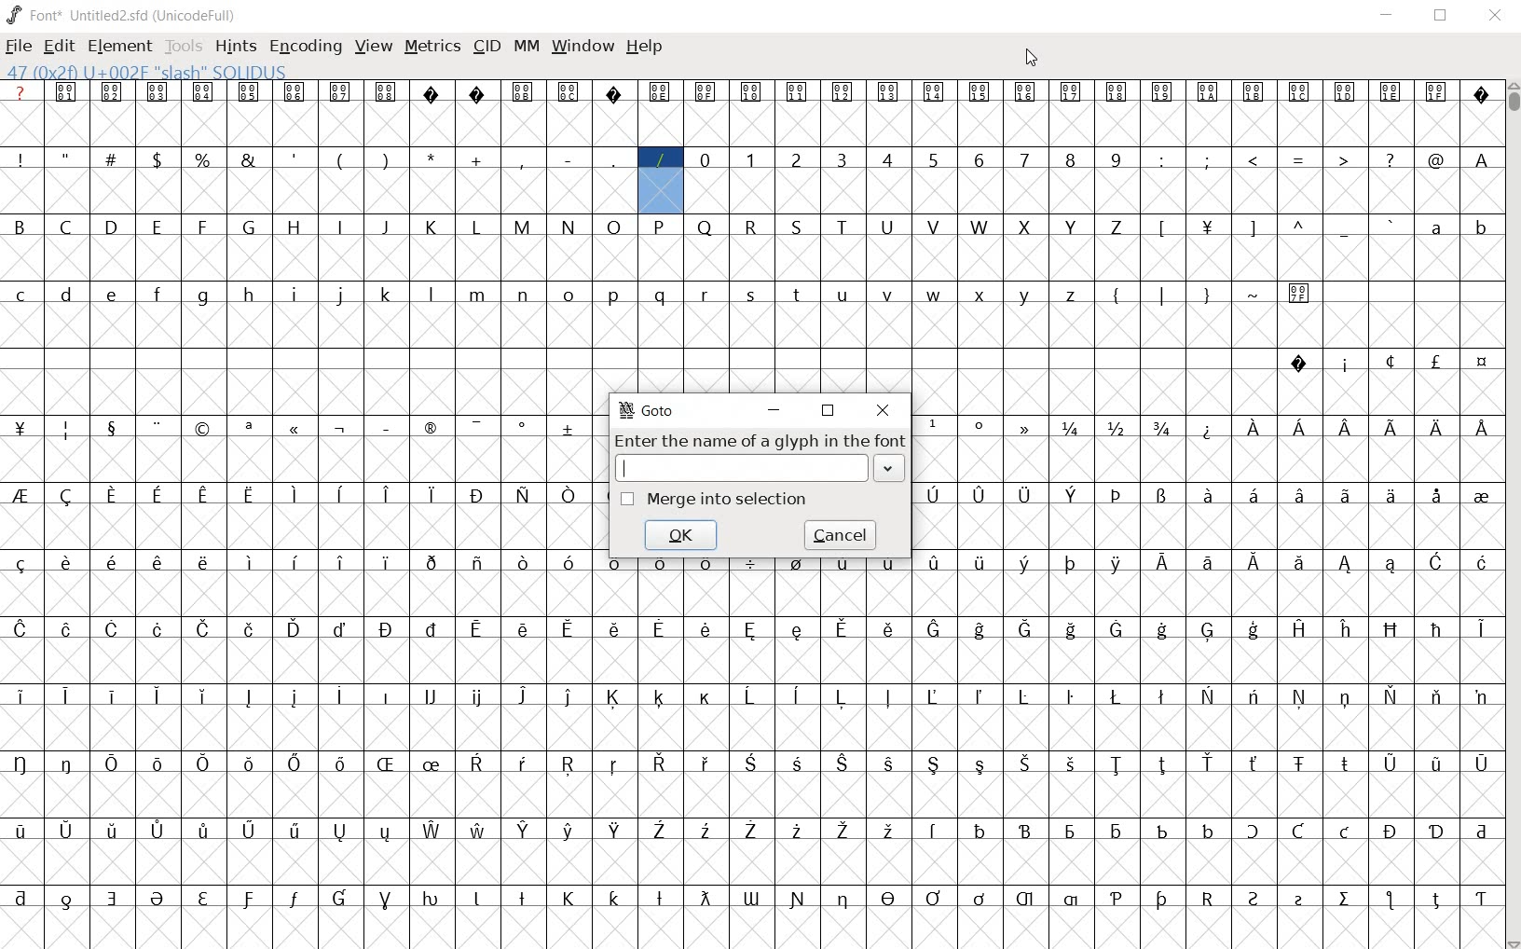 The image size is (1521, 949). Describe the element at coordinates (248, 697) in the screenshot. I see `glyph` at that location.